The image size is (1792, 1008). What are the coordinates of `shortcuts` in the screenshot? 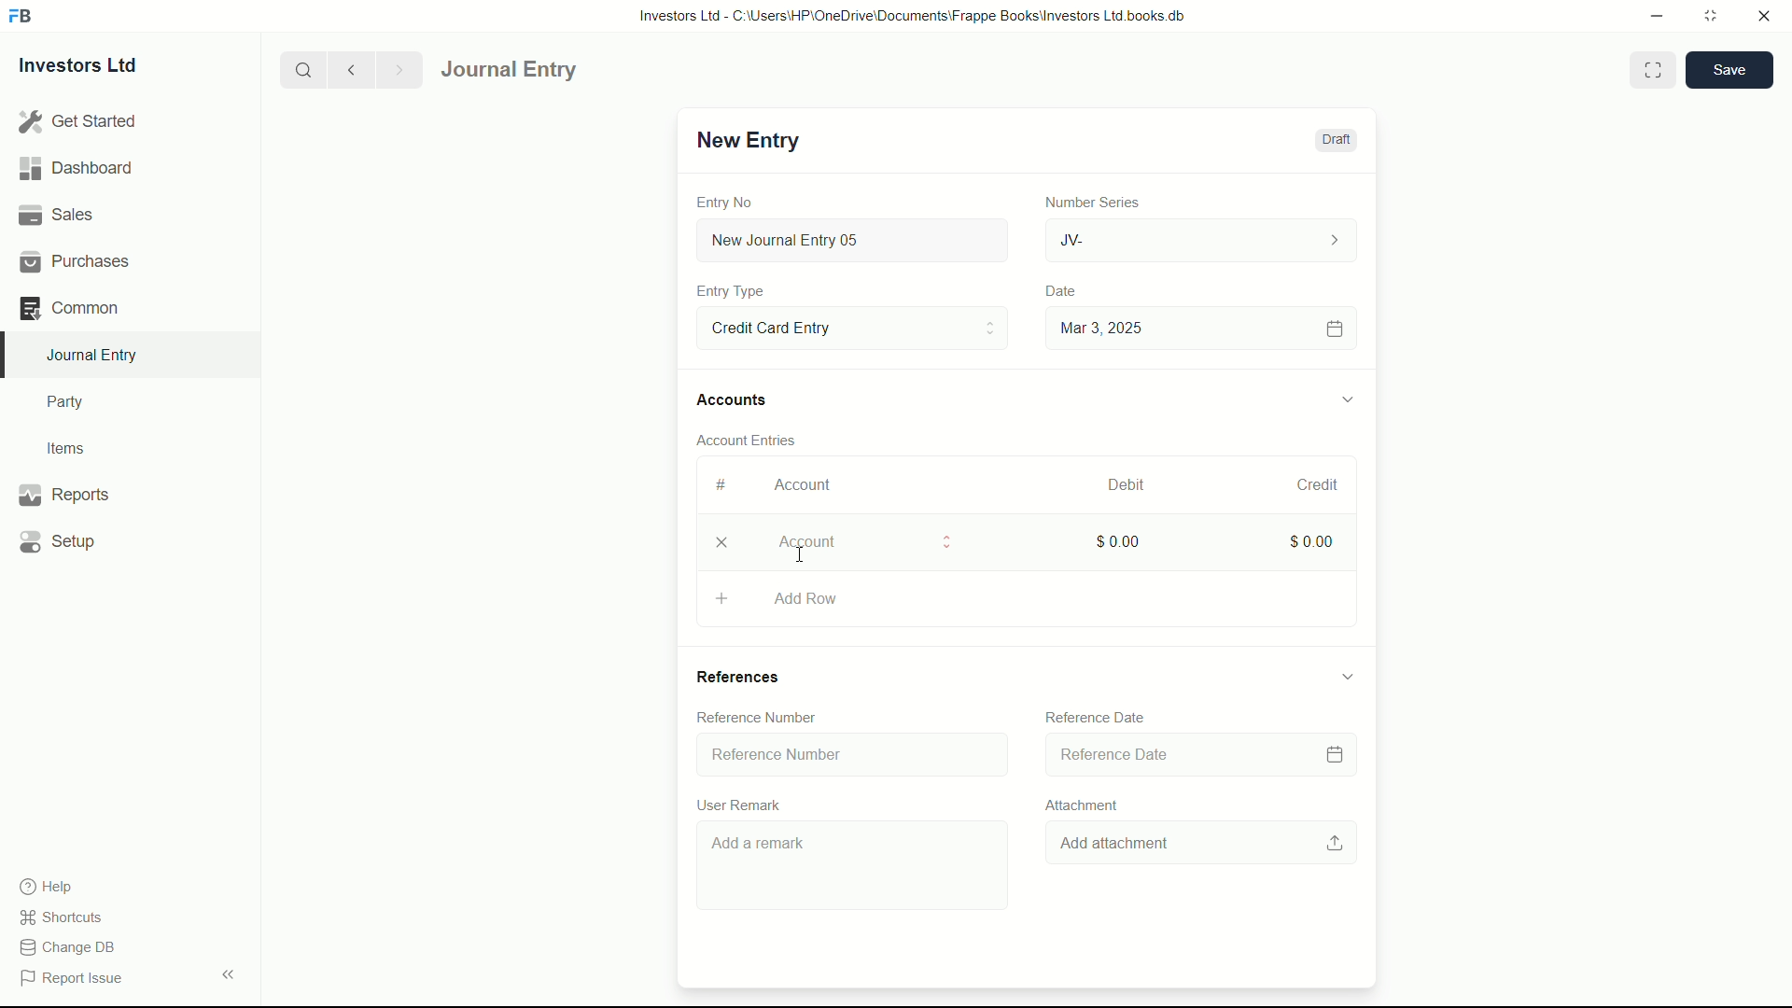 It's located at (65, 917).